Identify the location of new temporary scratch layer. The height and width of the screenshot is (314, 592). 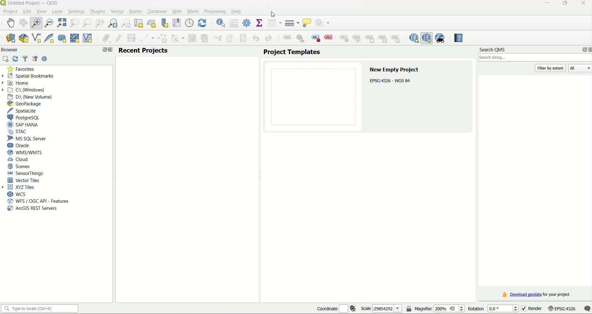
(62, 38).